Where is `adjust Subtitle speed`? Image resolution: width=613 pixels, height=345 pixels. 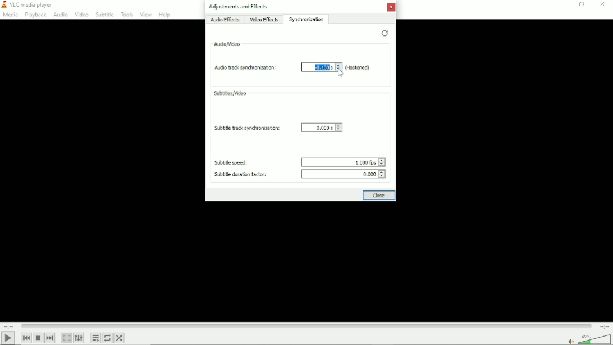
adjust Subtitle speed is located at coordinates (382, 162).